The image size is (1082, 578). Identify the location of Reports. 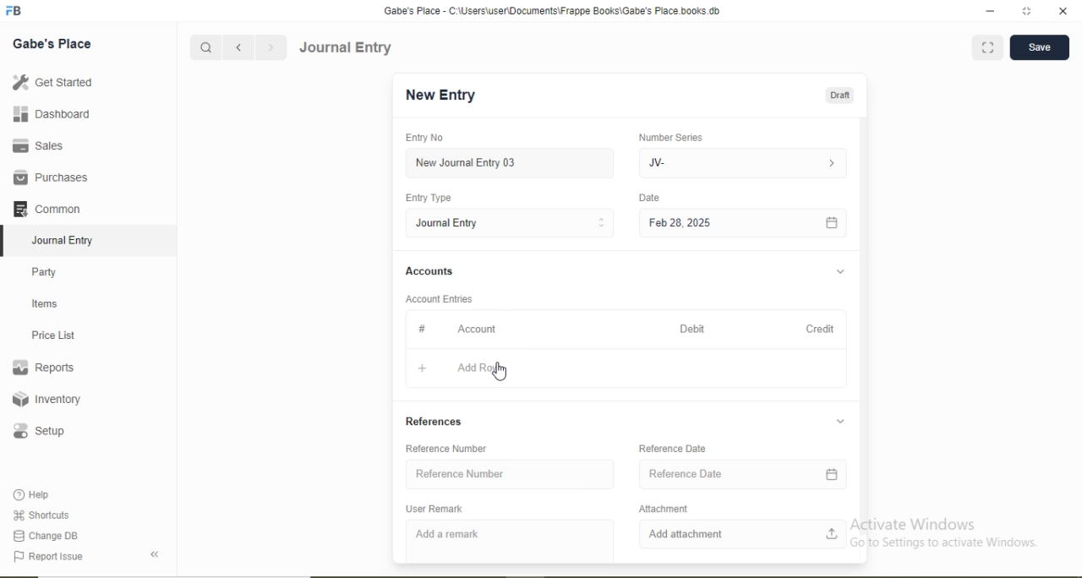
(43, 368).